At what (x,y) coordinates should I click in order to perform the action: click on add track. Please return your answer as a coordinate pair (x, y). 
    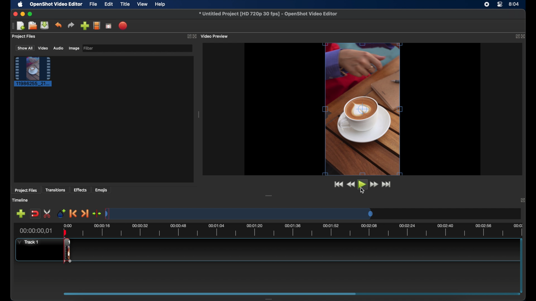
    Looking at the image, I should click on (21, 213).